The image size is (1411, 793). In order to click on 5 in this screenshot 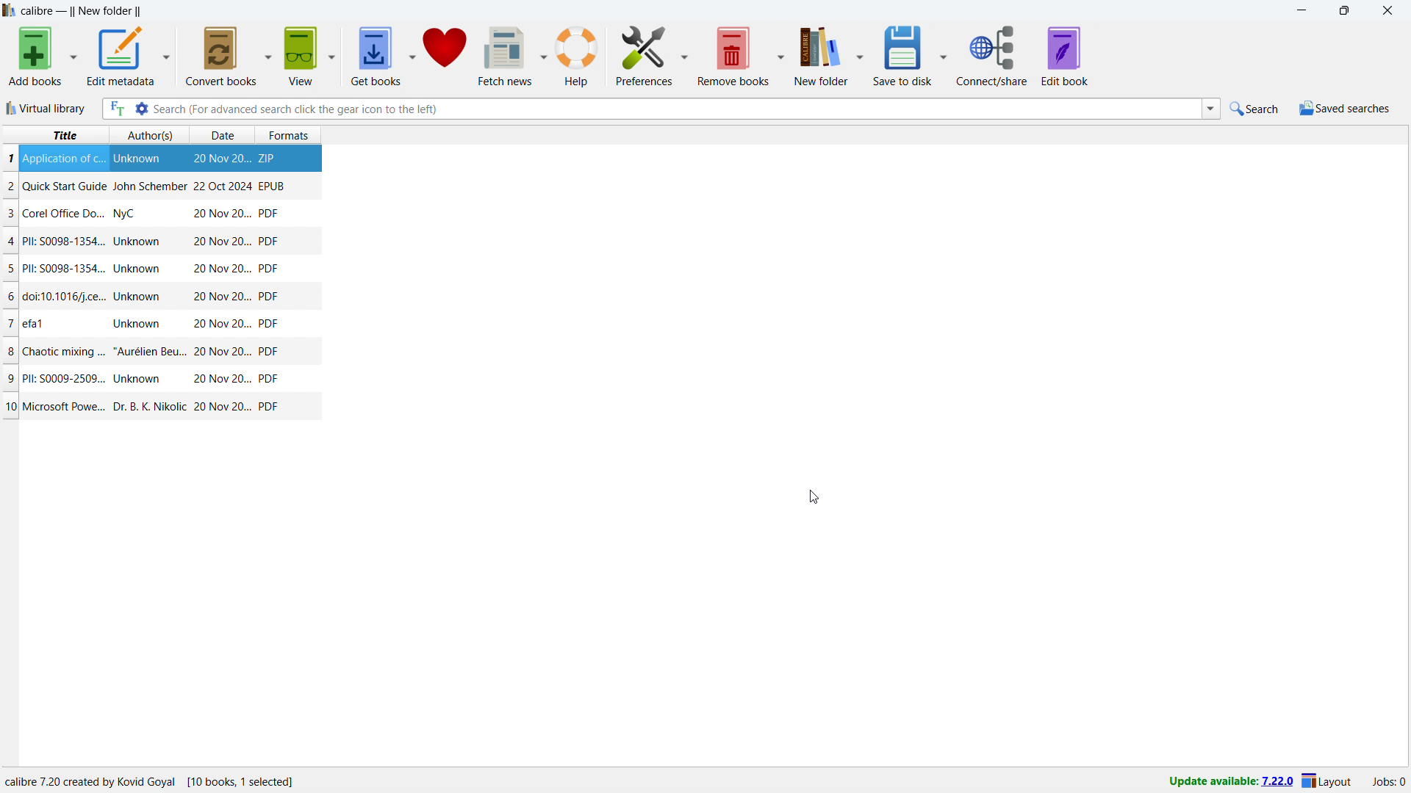, I will do `click(10, 269)`.